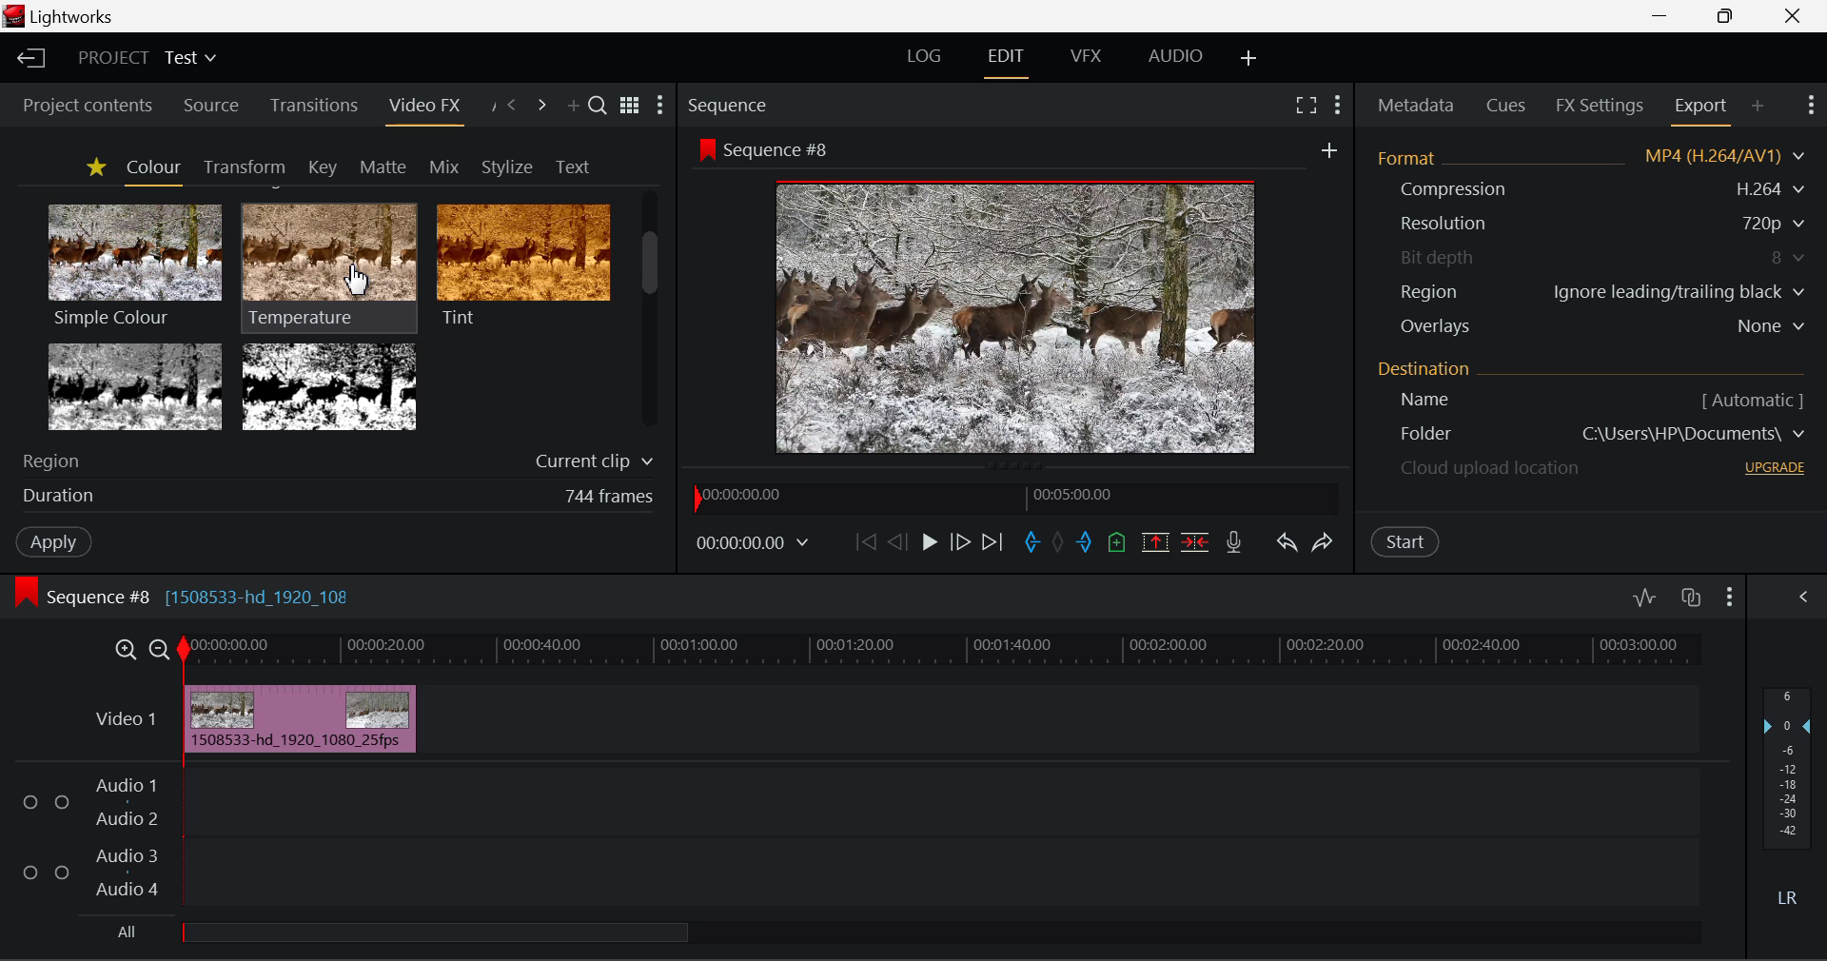 The height and width of the screenshot is (961, 1827). What do you see at coordinates (571, 105) in the screenshot?
I see `Add Panel` at bounding box center [571, 105].